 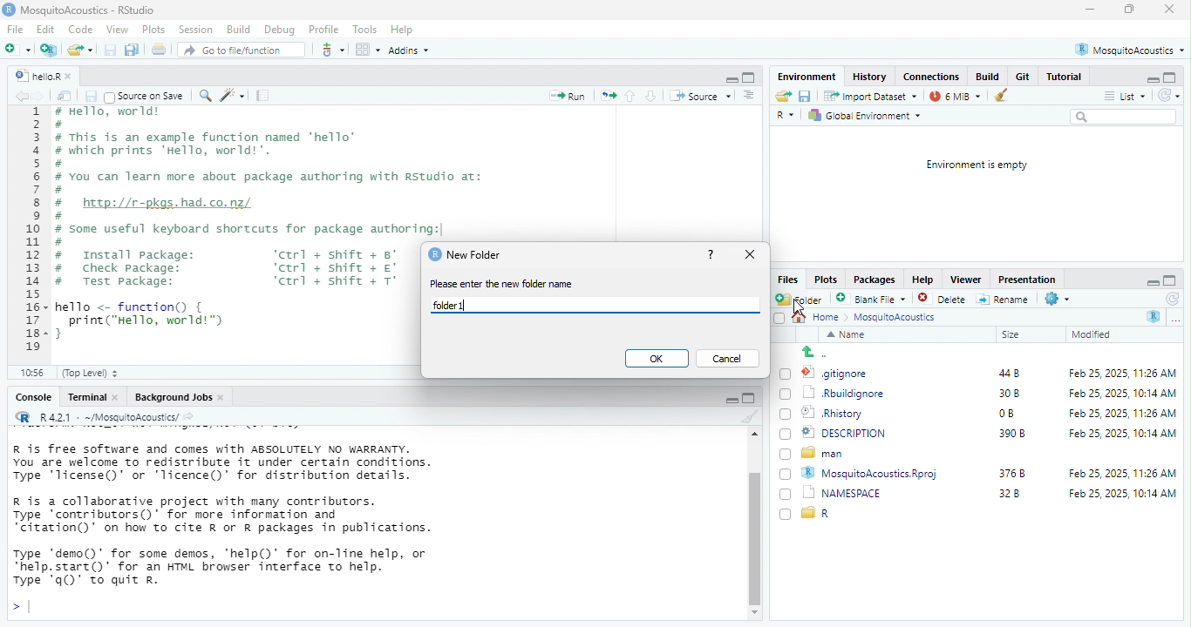 What do you see at coordinates (876, 473) in the screenshot?
I see ` MosquitoAcoustics.Rproj` at bounding box center [876, 473].